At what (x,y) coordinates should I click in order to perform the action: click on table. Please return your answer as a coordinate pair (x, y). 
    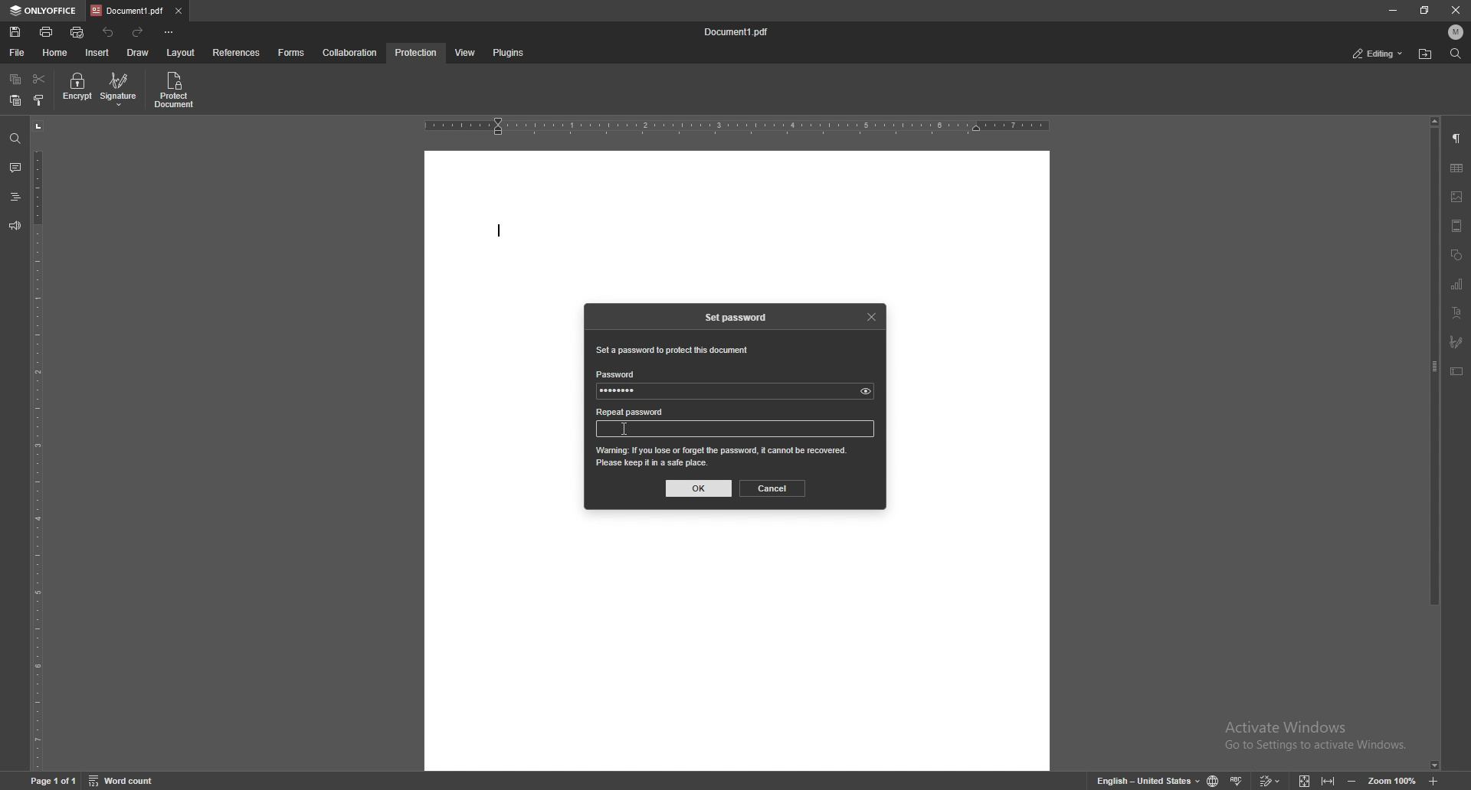
    Looking at the image, I should click on (1459, 169).